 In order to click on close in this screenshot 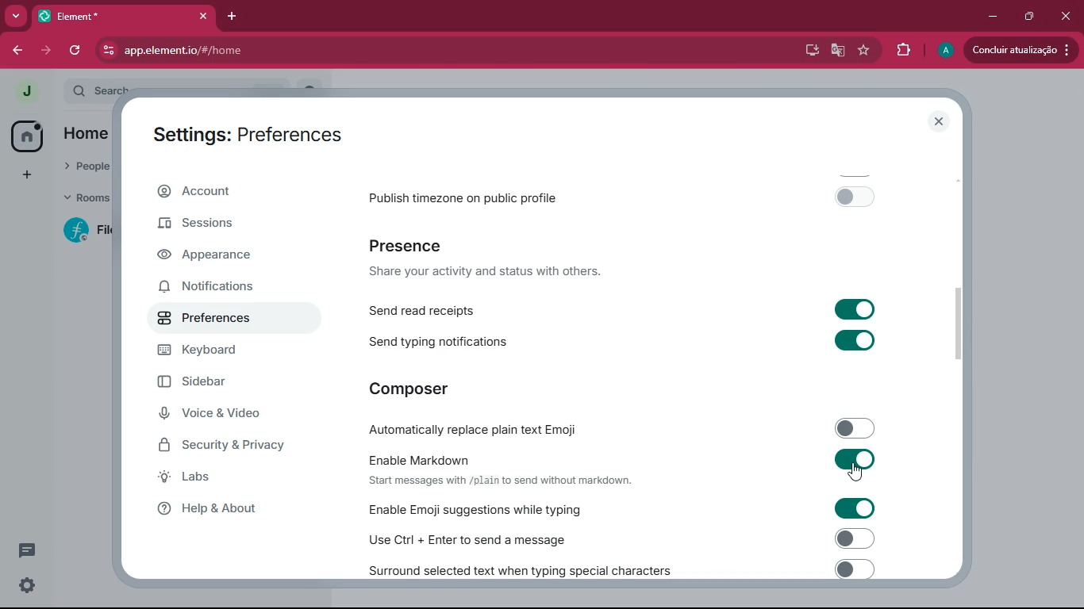, I will do `click(1064, 16)`.